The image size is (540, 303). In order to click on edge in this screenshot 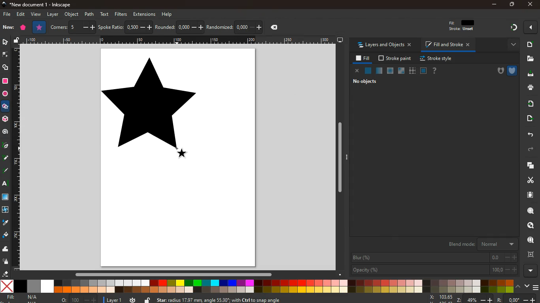, I will do `click(5, 55)`.